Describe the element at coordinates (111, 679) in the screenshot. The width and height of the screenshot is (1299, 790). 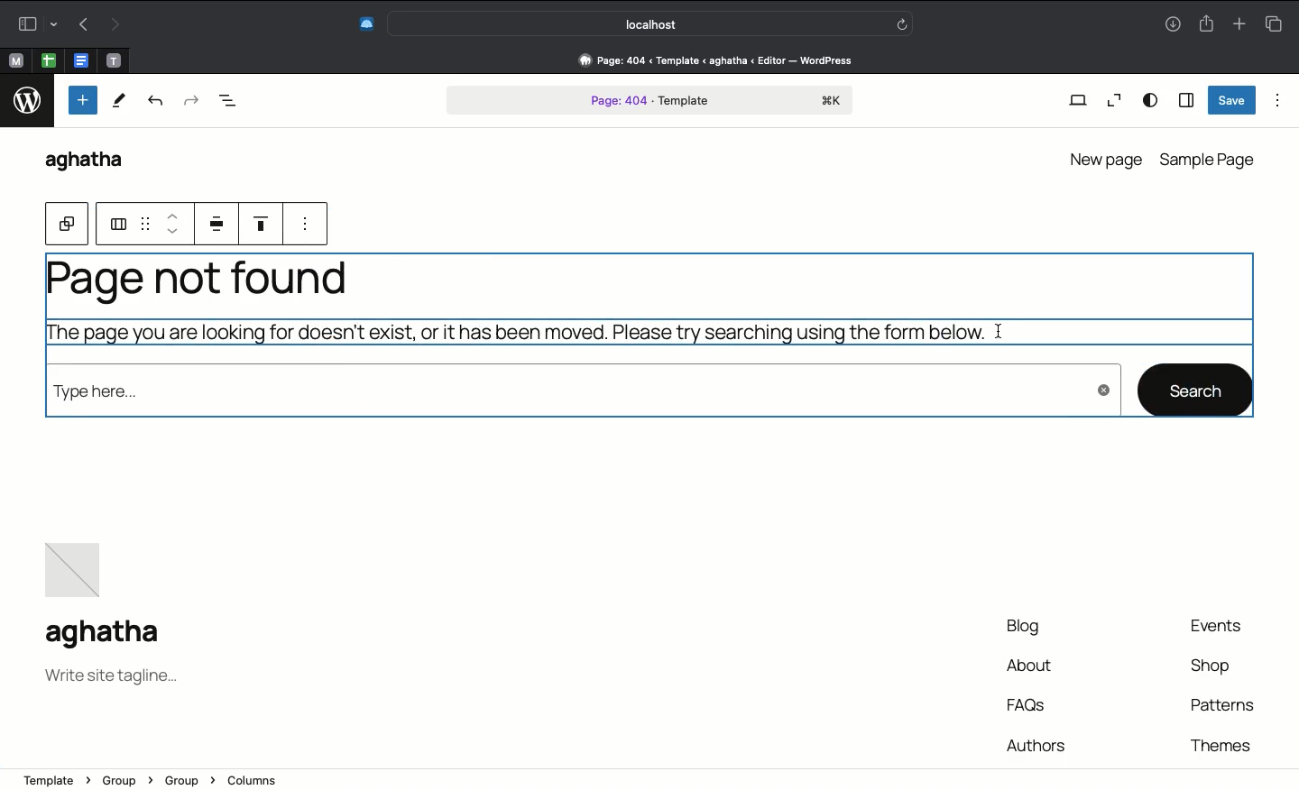
I see `Tagline` at that location.